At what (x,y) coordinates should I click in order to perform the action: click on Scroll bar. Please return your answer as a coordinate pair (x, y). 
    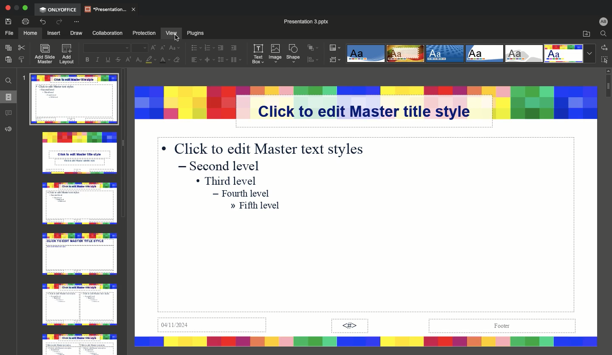
    Looking at the image, I should click on (607, 209).